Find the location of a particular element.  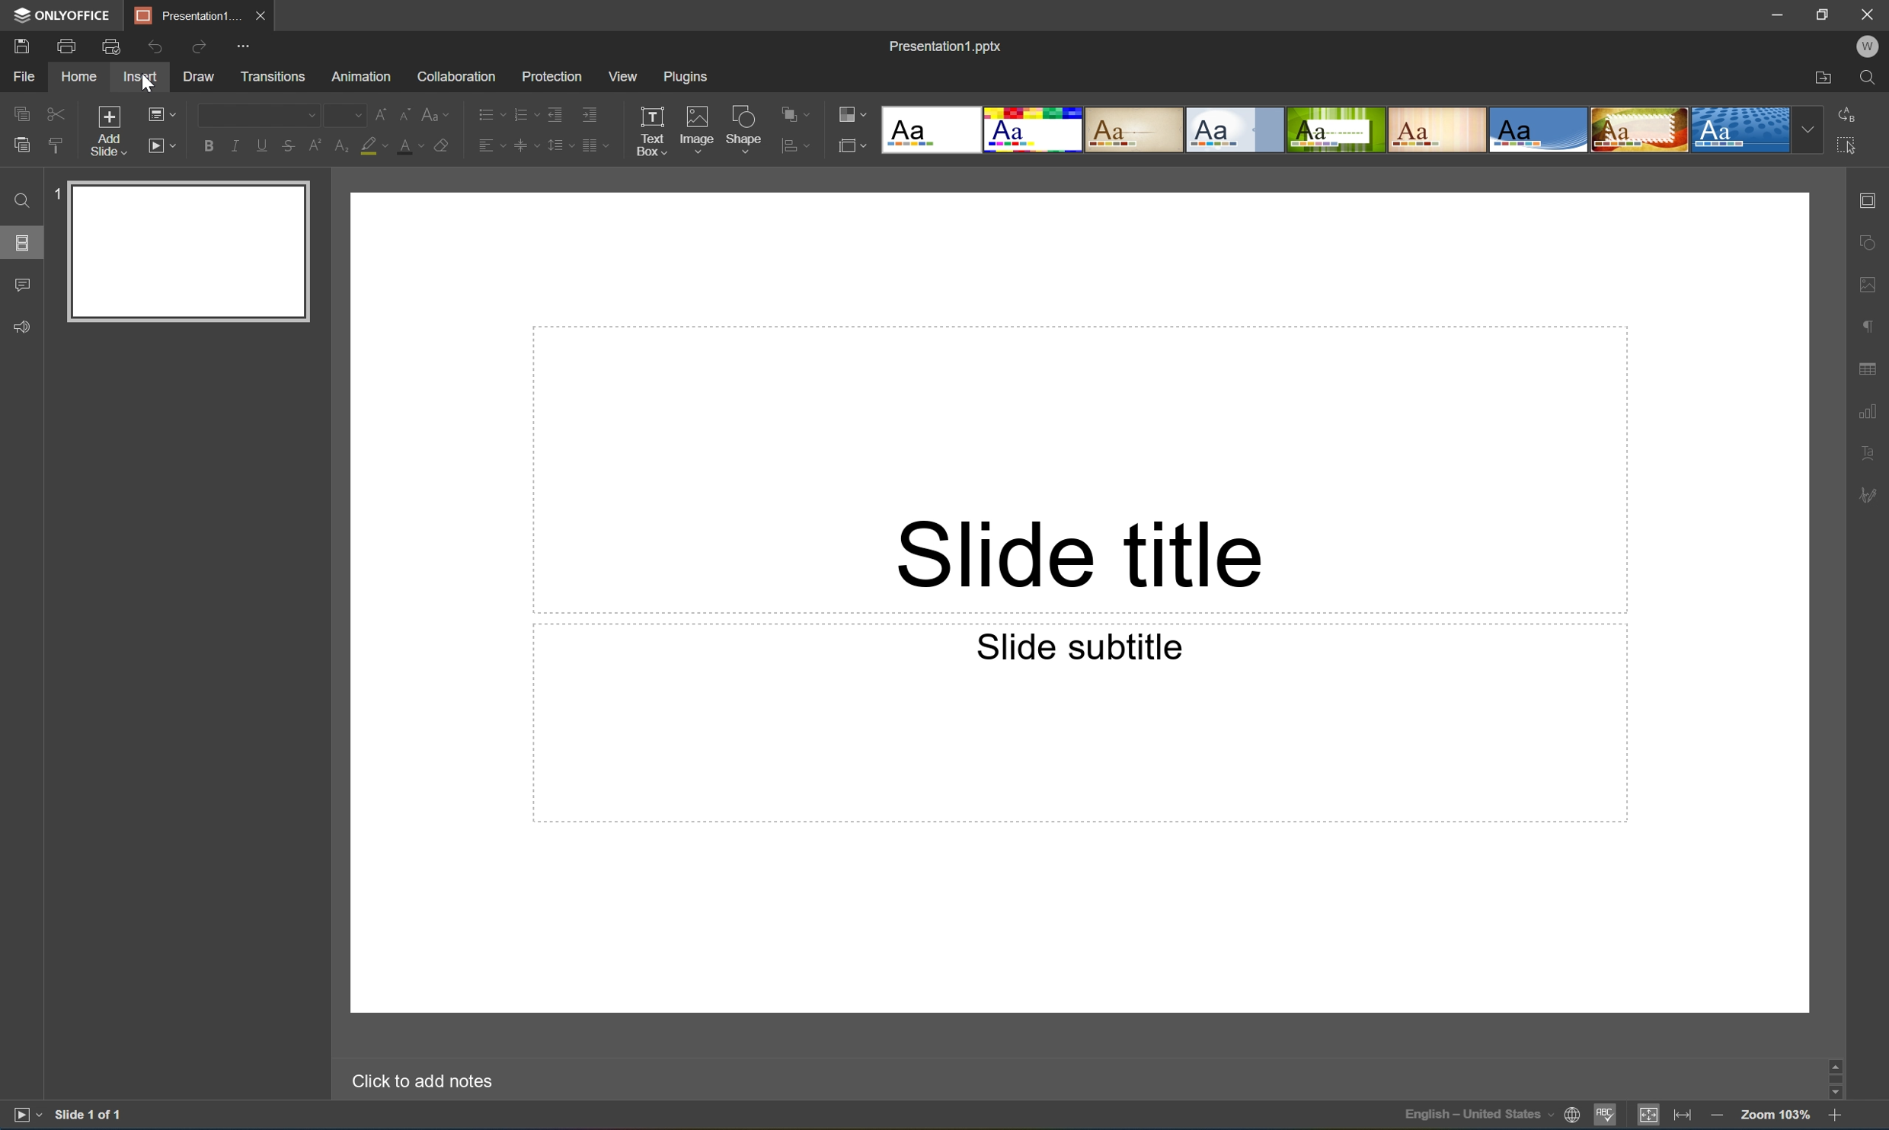

Draw is located at coordinates (201, 76).